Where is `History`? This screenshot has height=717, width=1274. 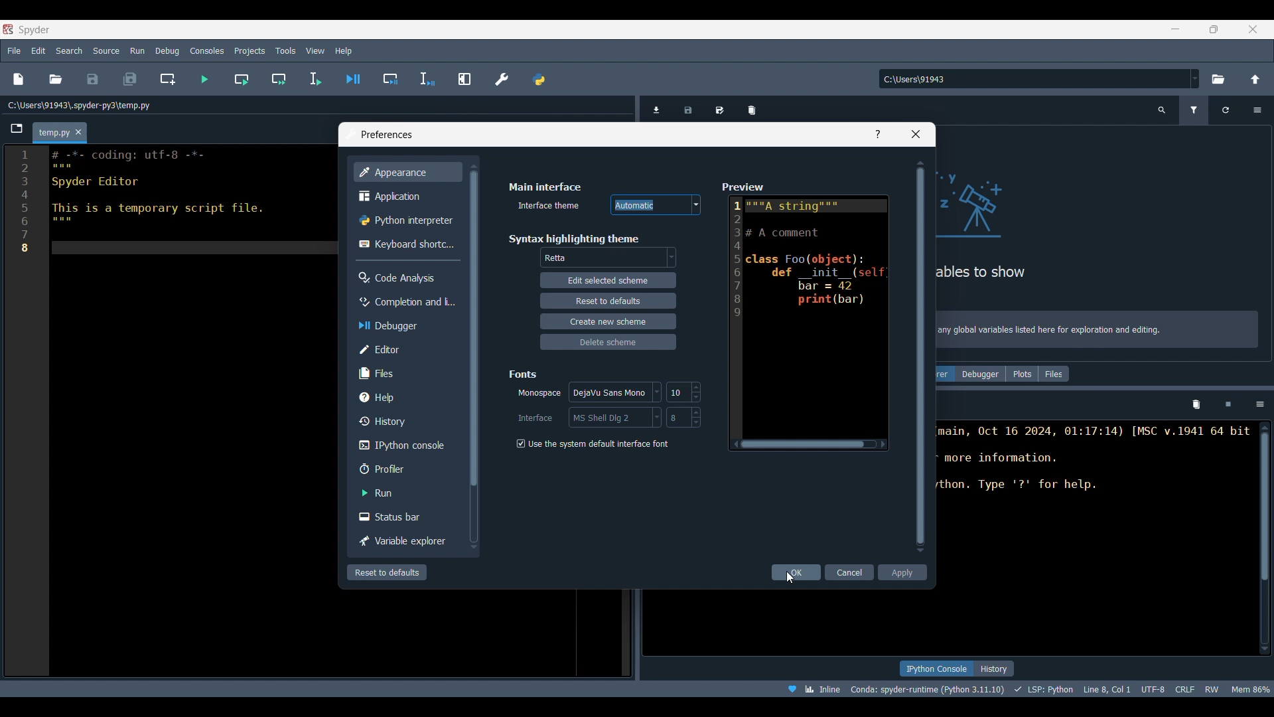
History is located at coordinates (405, 421).